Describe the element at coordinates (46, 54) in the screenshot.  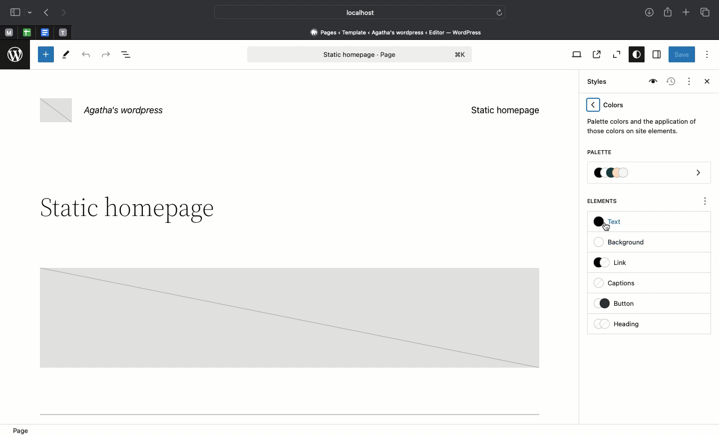
I see `Toggle blocker` at that location.